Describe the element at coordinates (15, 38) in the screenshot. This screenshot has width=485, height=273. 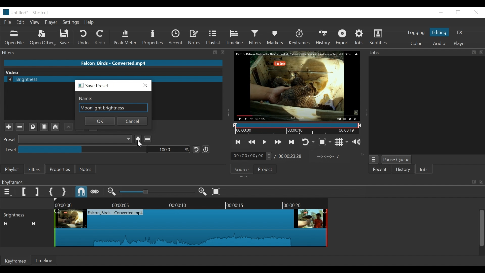
I see `Open File` at that location.